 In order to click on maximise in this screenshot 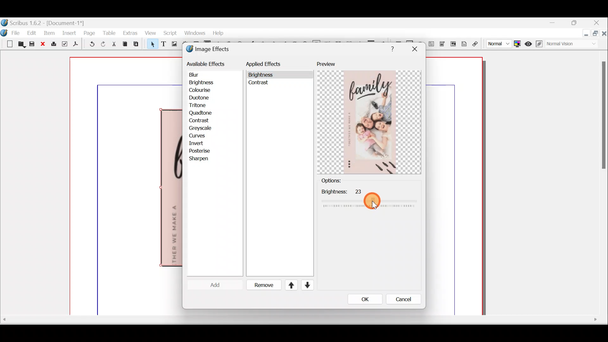, I will do `click(576, 24)`.